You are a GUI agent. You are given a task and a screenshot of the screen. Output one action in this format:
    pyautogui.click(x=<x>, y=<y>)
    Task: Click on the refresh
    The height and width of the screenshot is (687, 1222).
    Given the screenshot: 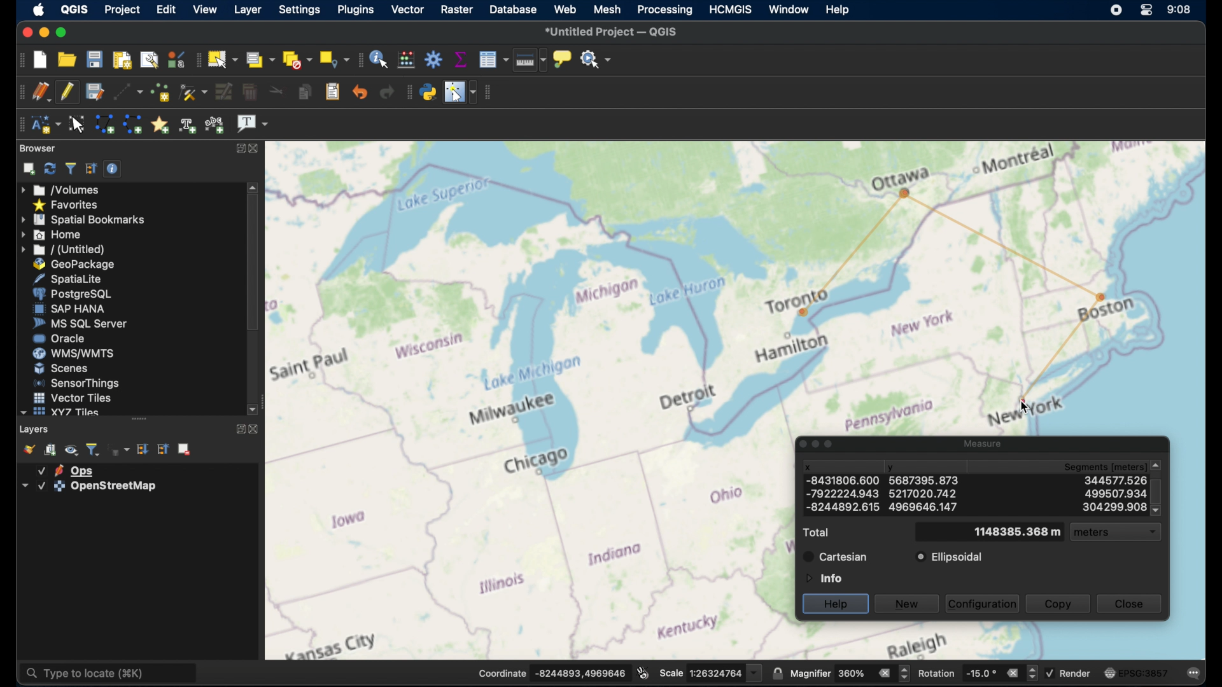 What is the action you would take?
    pyautogui.click(x=49, y=169)
    